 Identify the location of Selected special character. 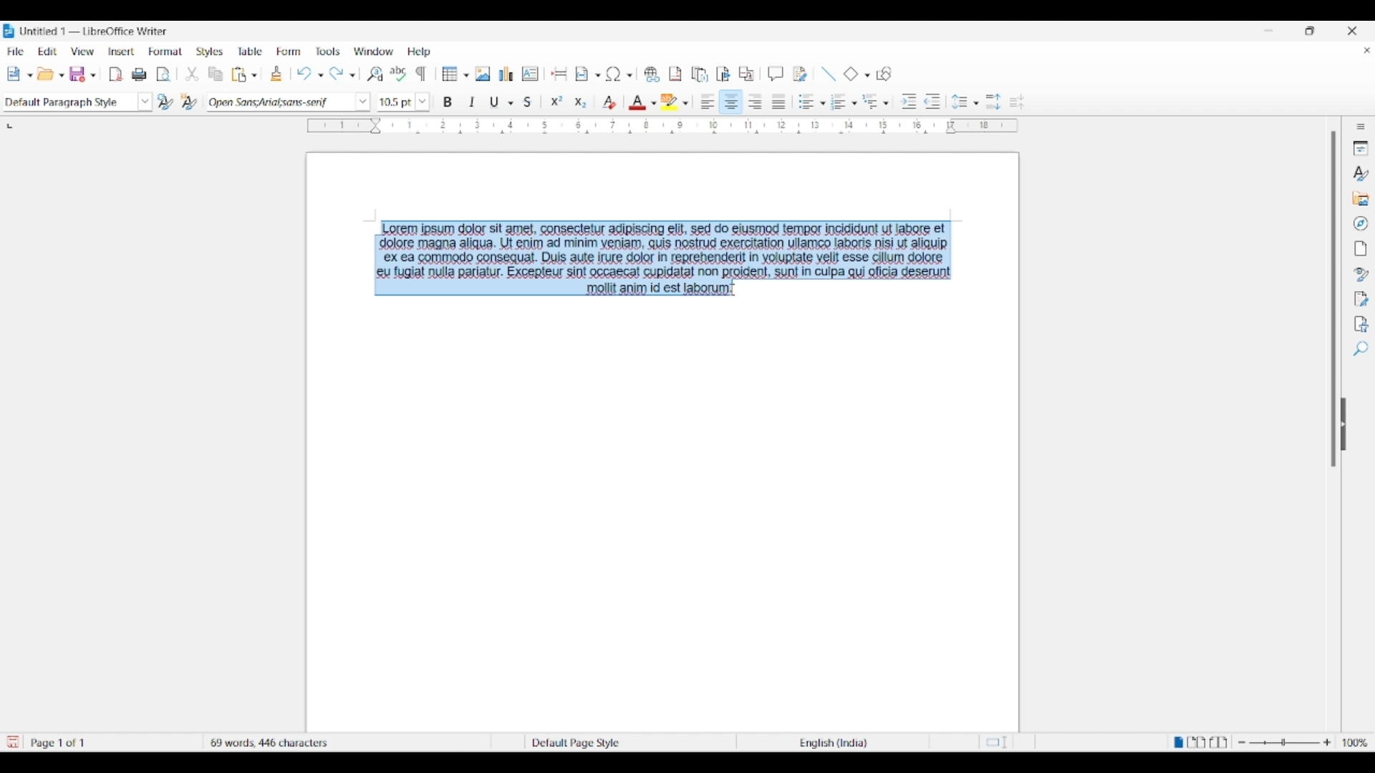
(613, 74).